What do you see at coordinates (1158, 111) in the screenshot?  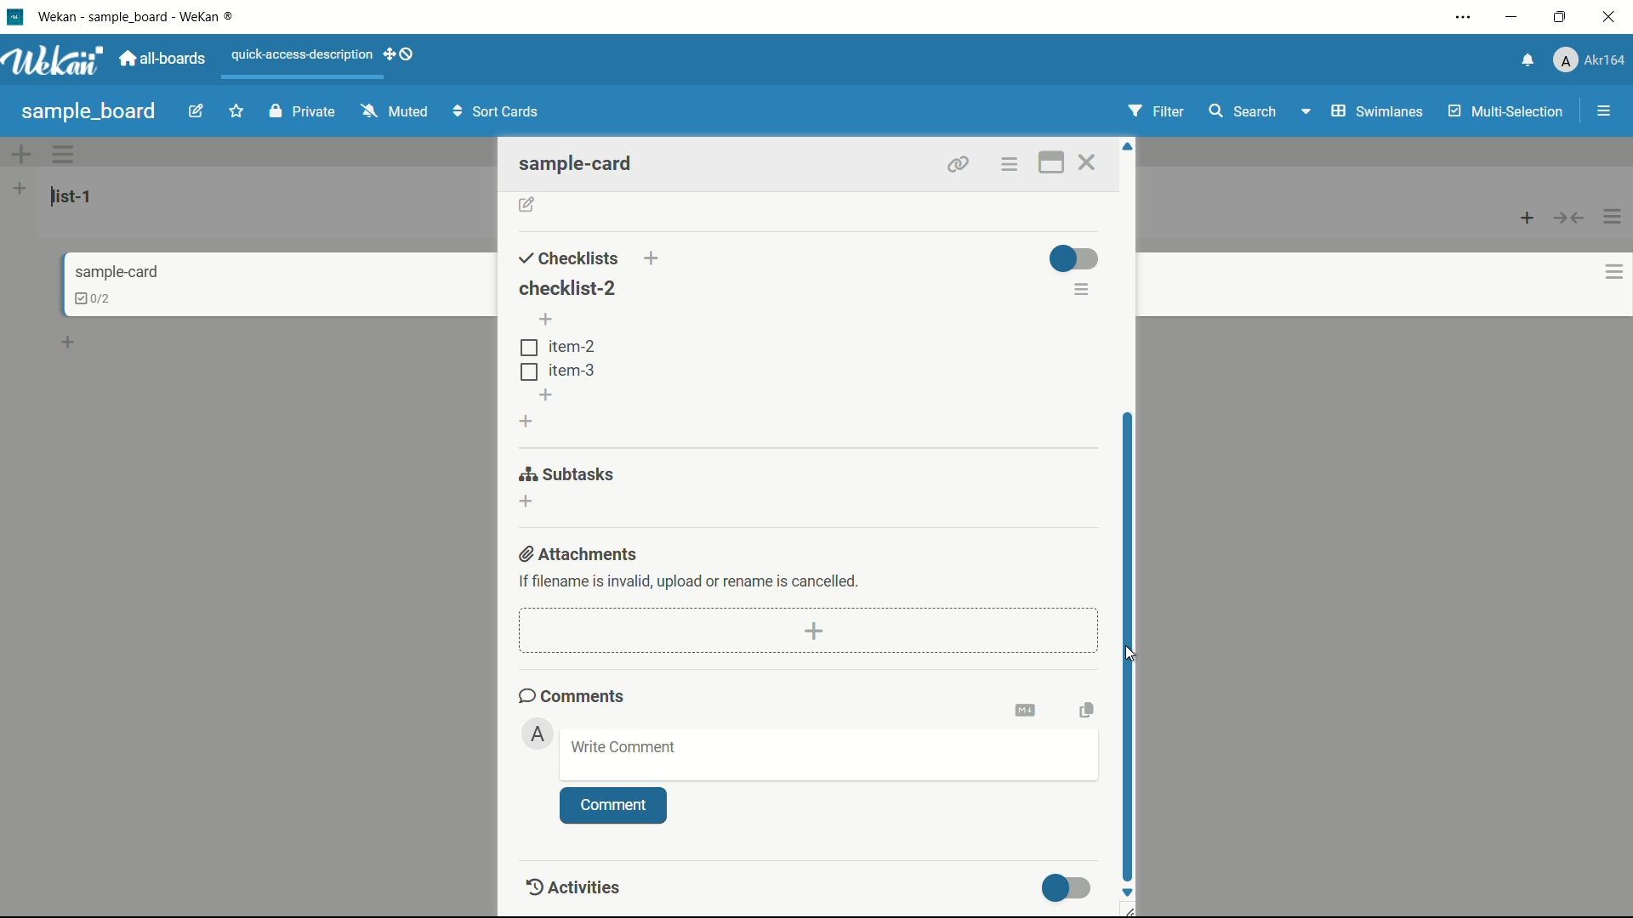 I see `filter` at bounding box center [1158, 111].